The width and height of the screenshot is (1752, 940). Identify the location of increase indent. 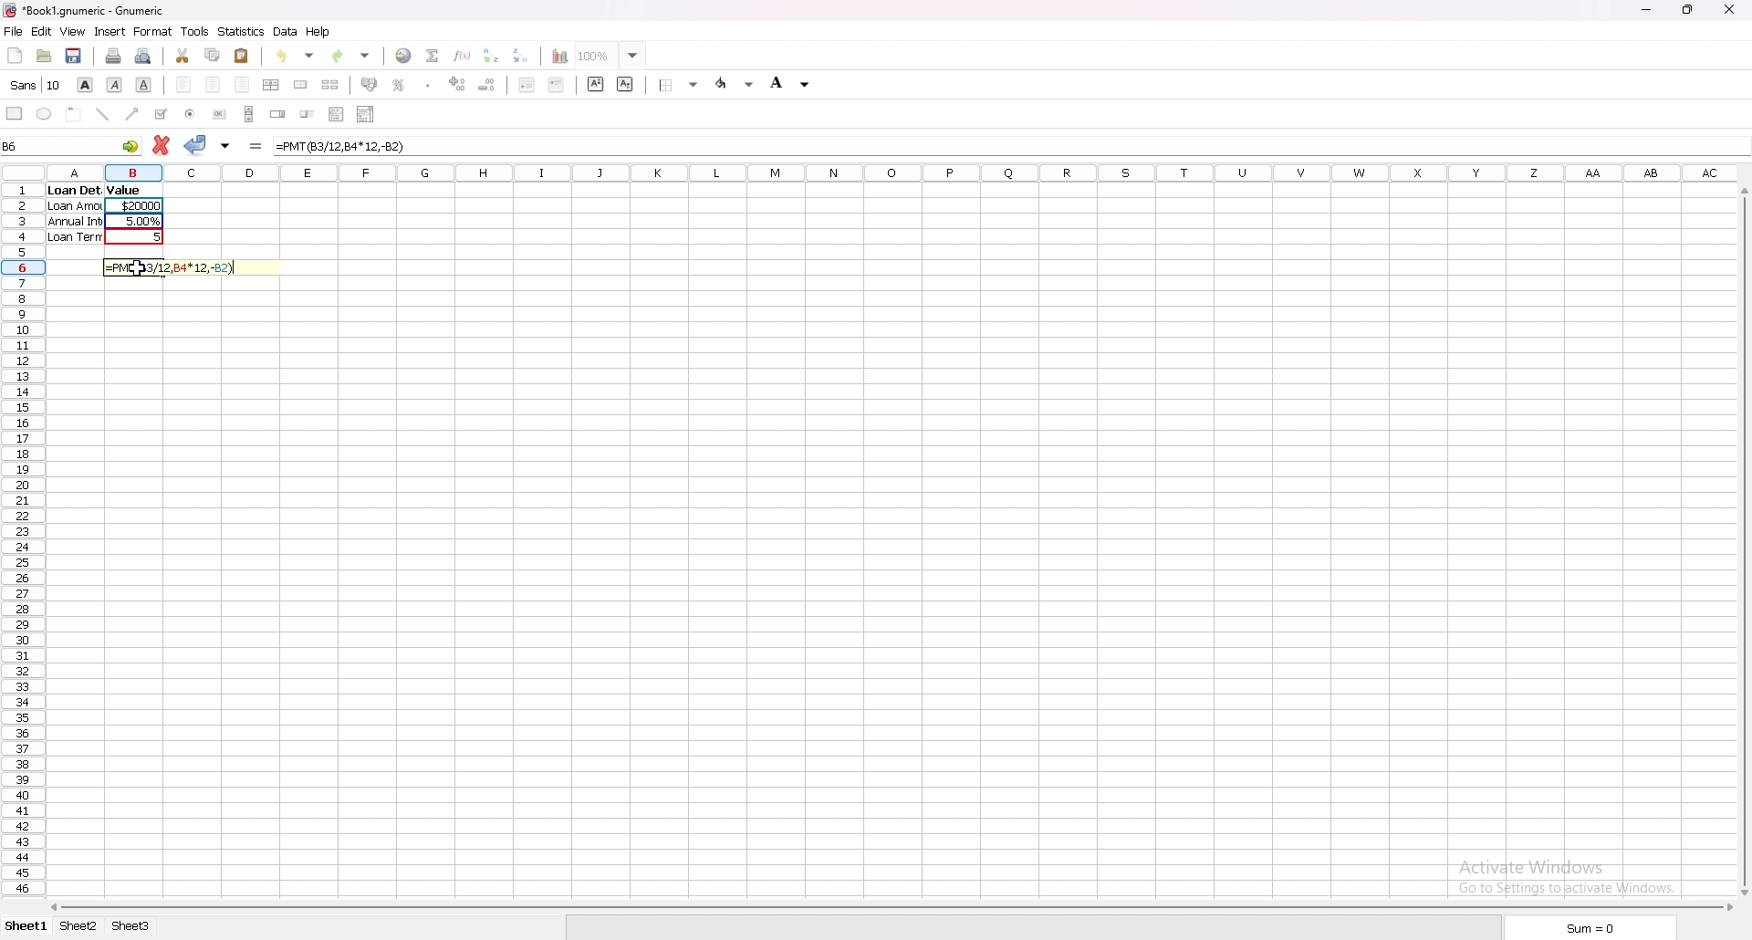
(557, 85).